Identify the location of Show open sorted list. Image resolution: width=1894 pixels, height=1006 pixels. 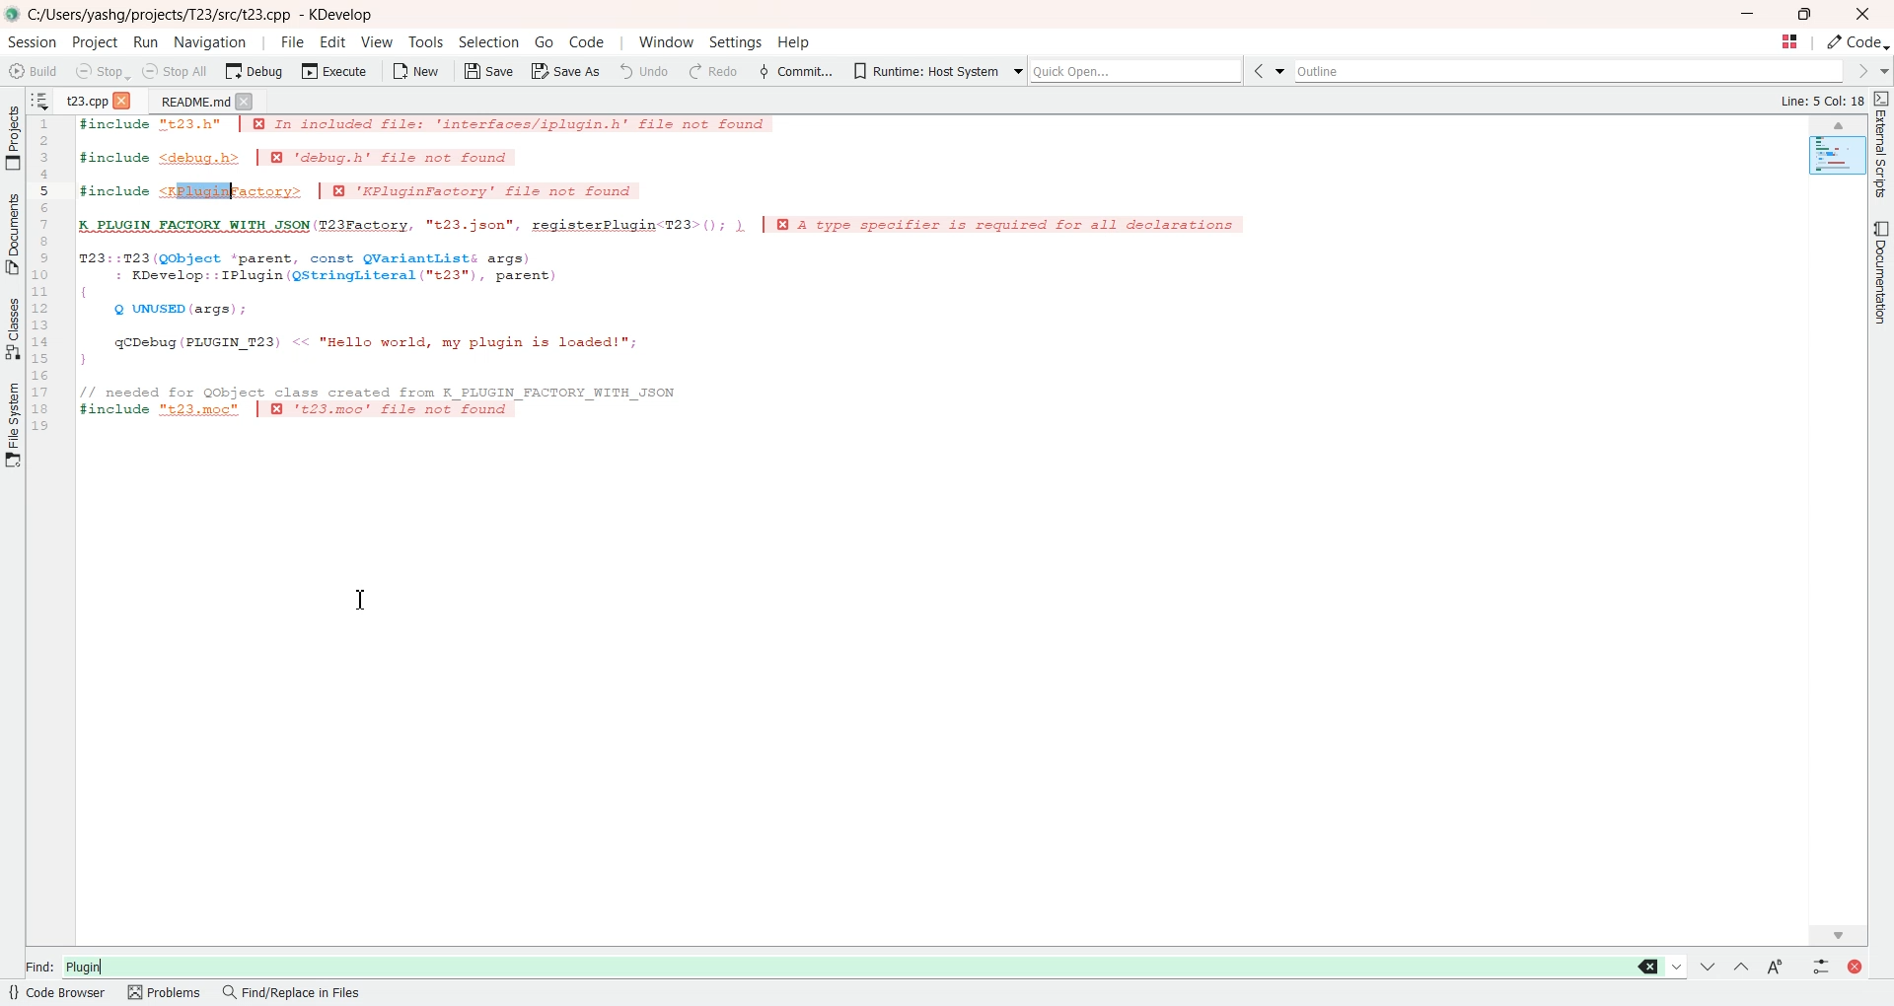
(40, 99).